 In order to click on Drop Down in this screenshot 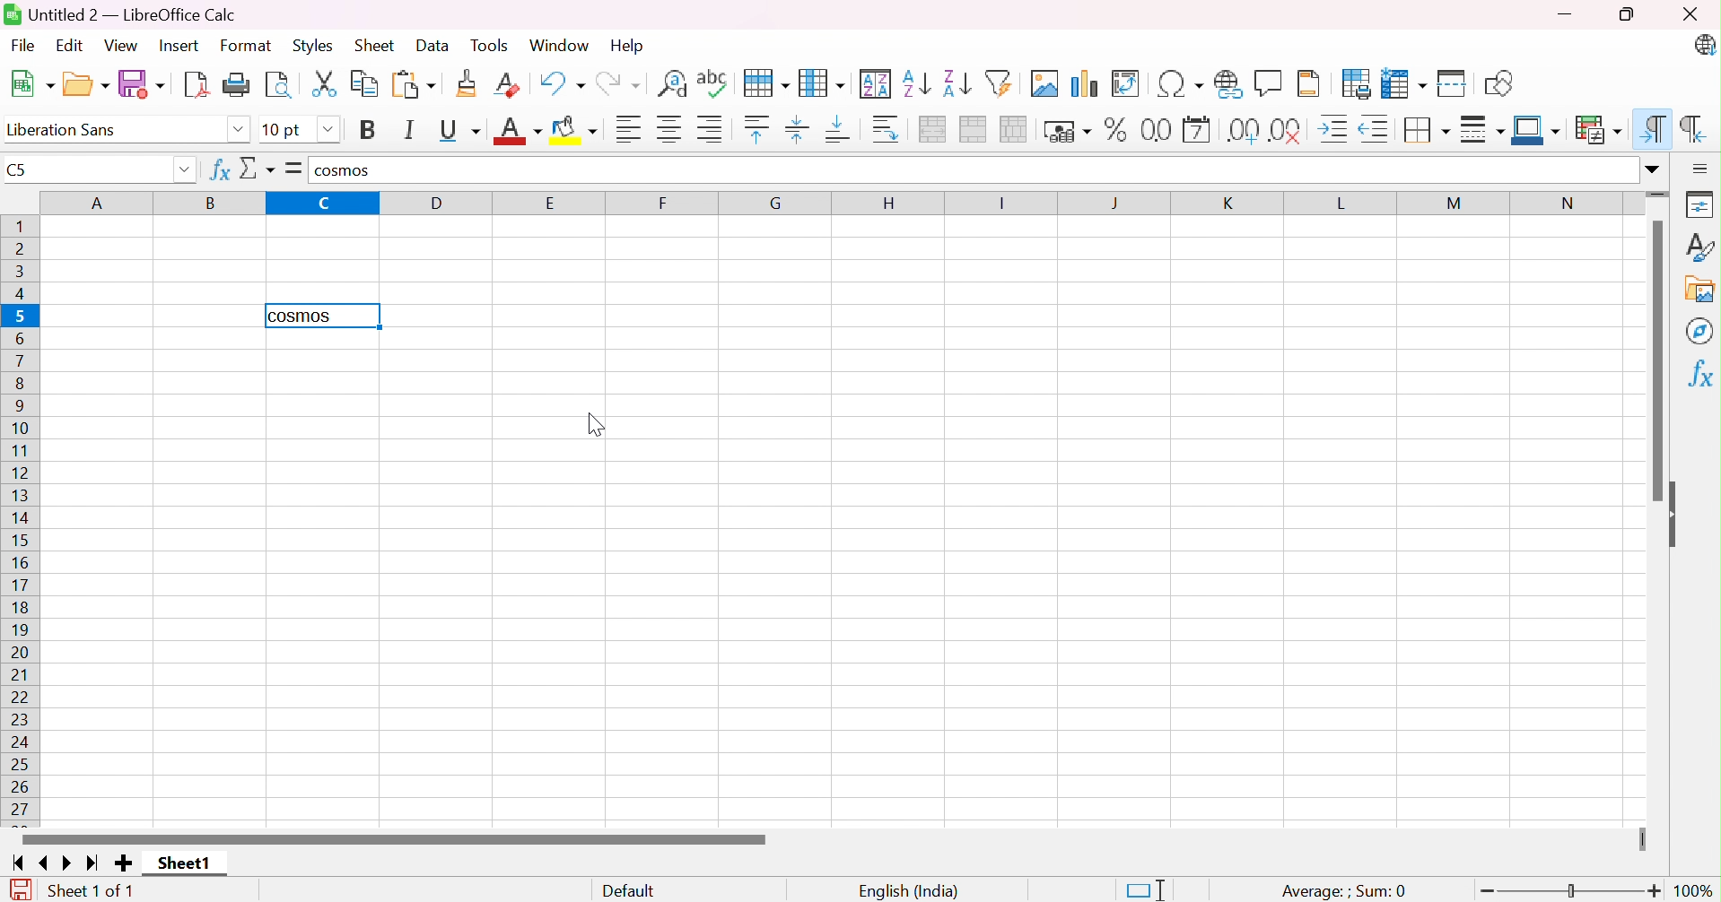, I will do `click(182, 171)`.